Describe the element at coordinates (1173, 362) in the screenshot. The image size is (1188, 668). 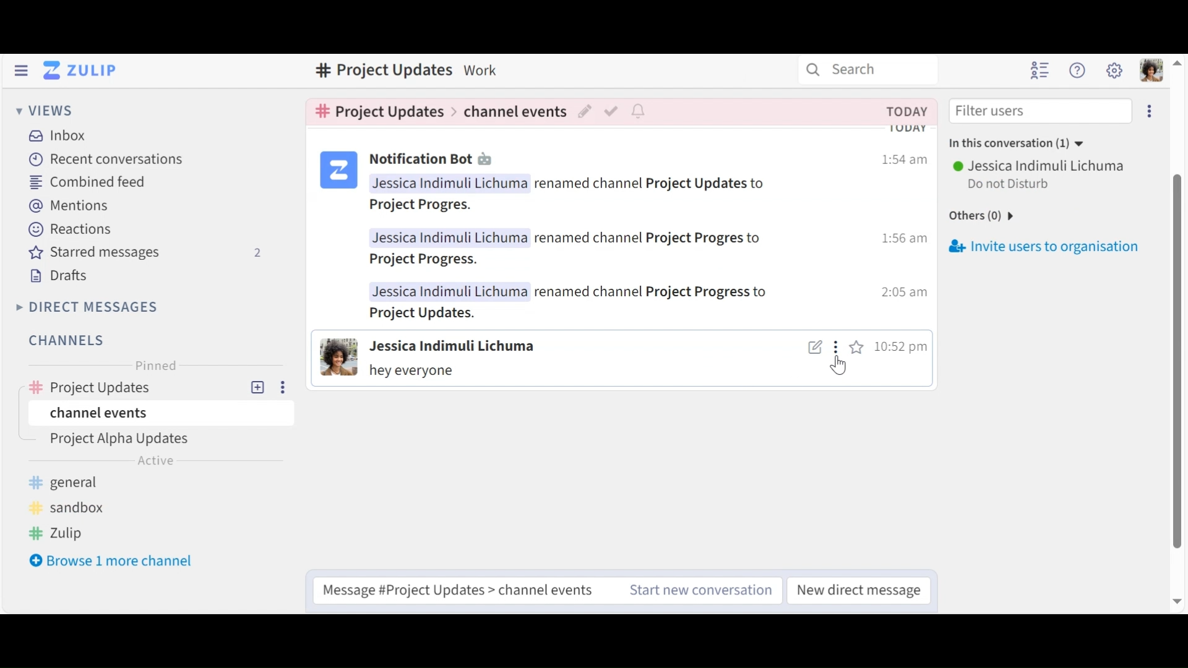
I see `vertical scroll bar` at that location.